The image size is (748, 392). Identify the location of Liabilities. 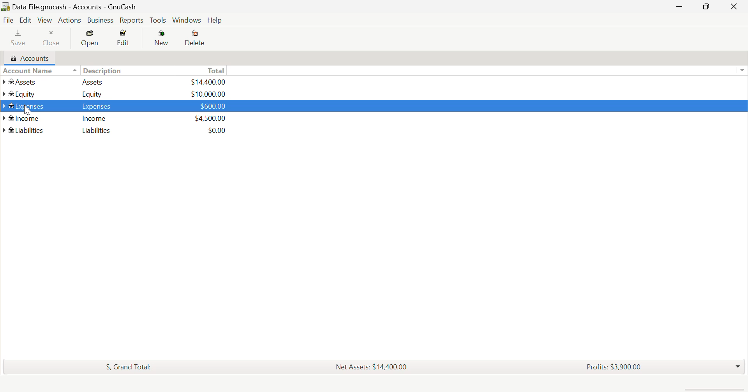
(94, 130).